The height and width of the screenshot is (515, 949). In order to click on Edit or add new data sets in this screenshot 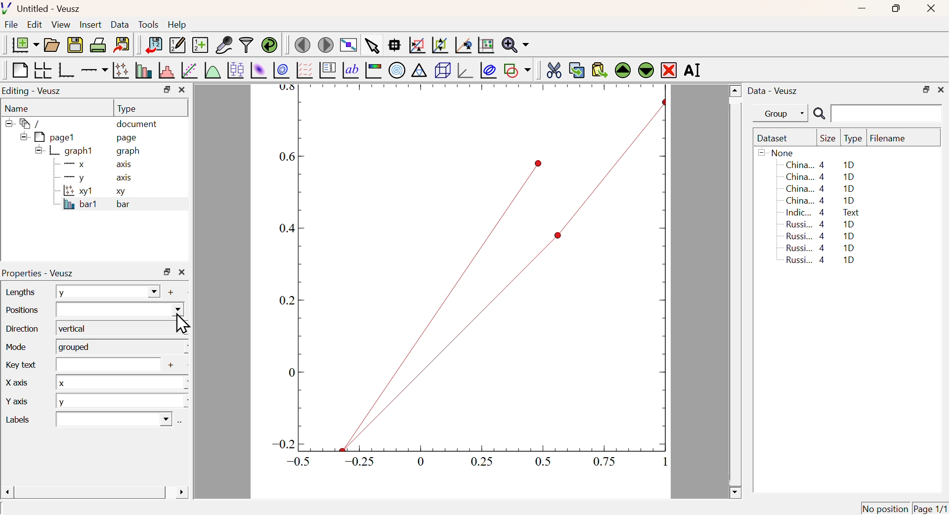, I will do `click(176, 45)`.